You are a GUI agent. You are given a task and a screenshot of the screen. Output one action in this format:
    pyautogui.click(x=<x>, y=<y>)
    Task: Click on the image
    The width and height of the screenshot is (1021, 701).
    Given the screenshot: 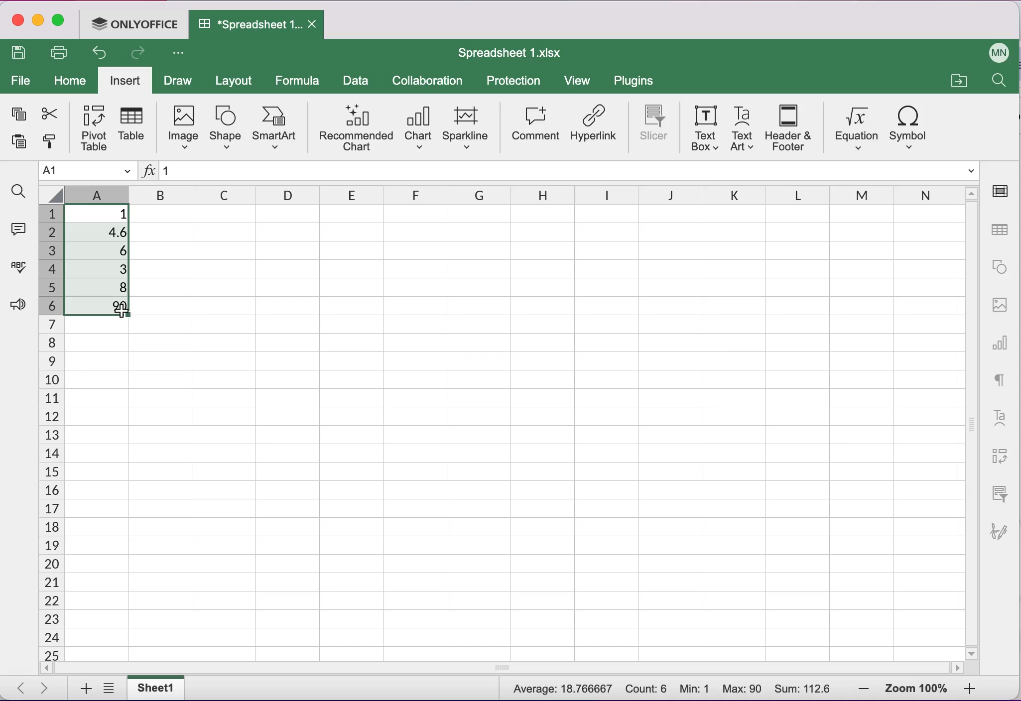 What is the action you would take?
    pyautogui.click(x=1001, y=304)
    